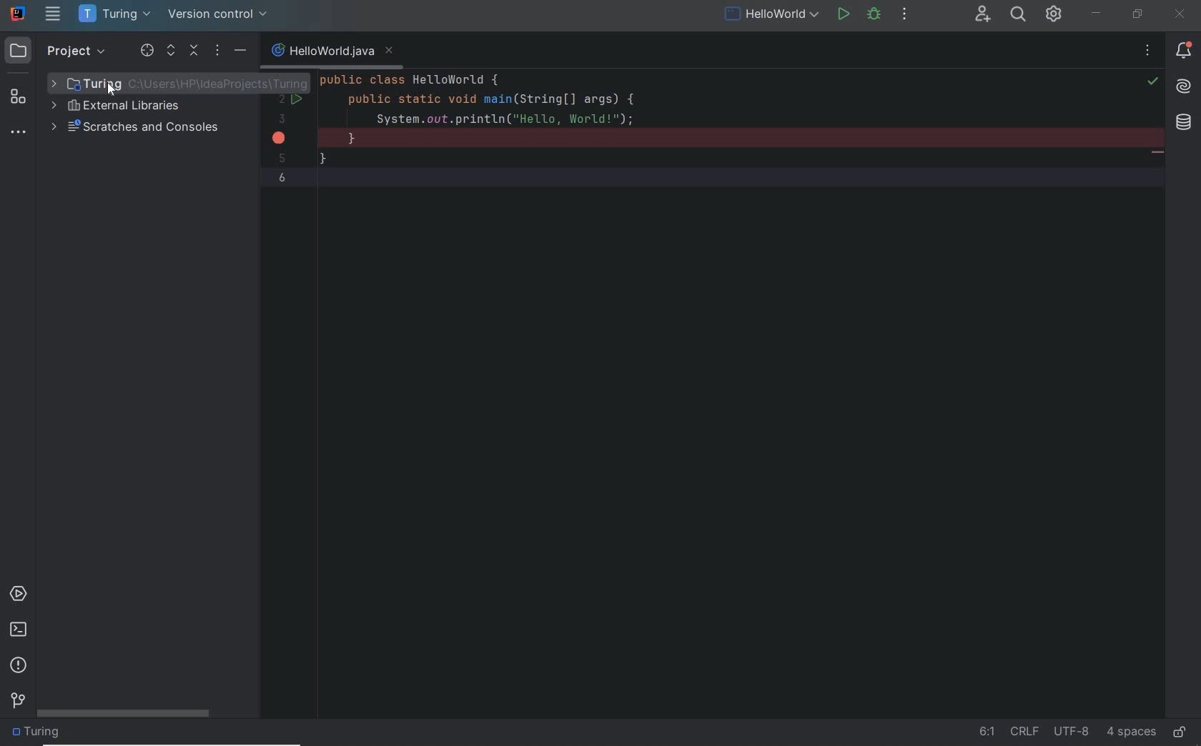 The width and height of the screenshot is (1201, 746). Describe the element at coordinates (1054, 16) in the screenshot. I see `IDE and Project settings` at that location.